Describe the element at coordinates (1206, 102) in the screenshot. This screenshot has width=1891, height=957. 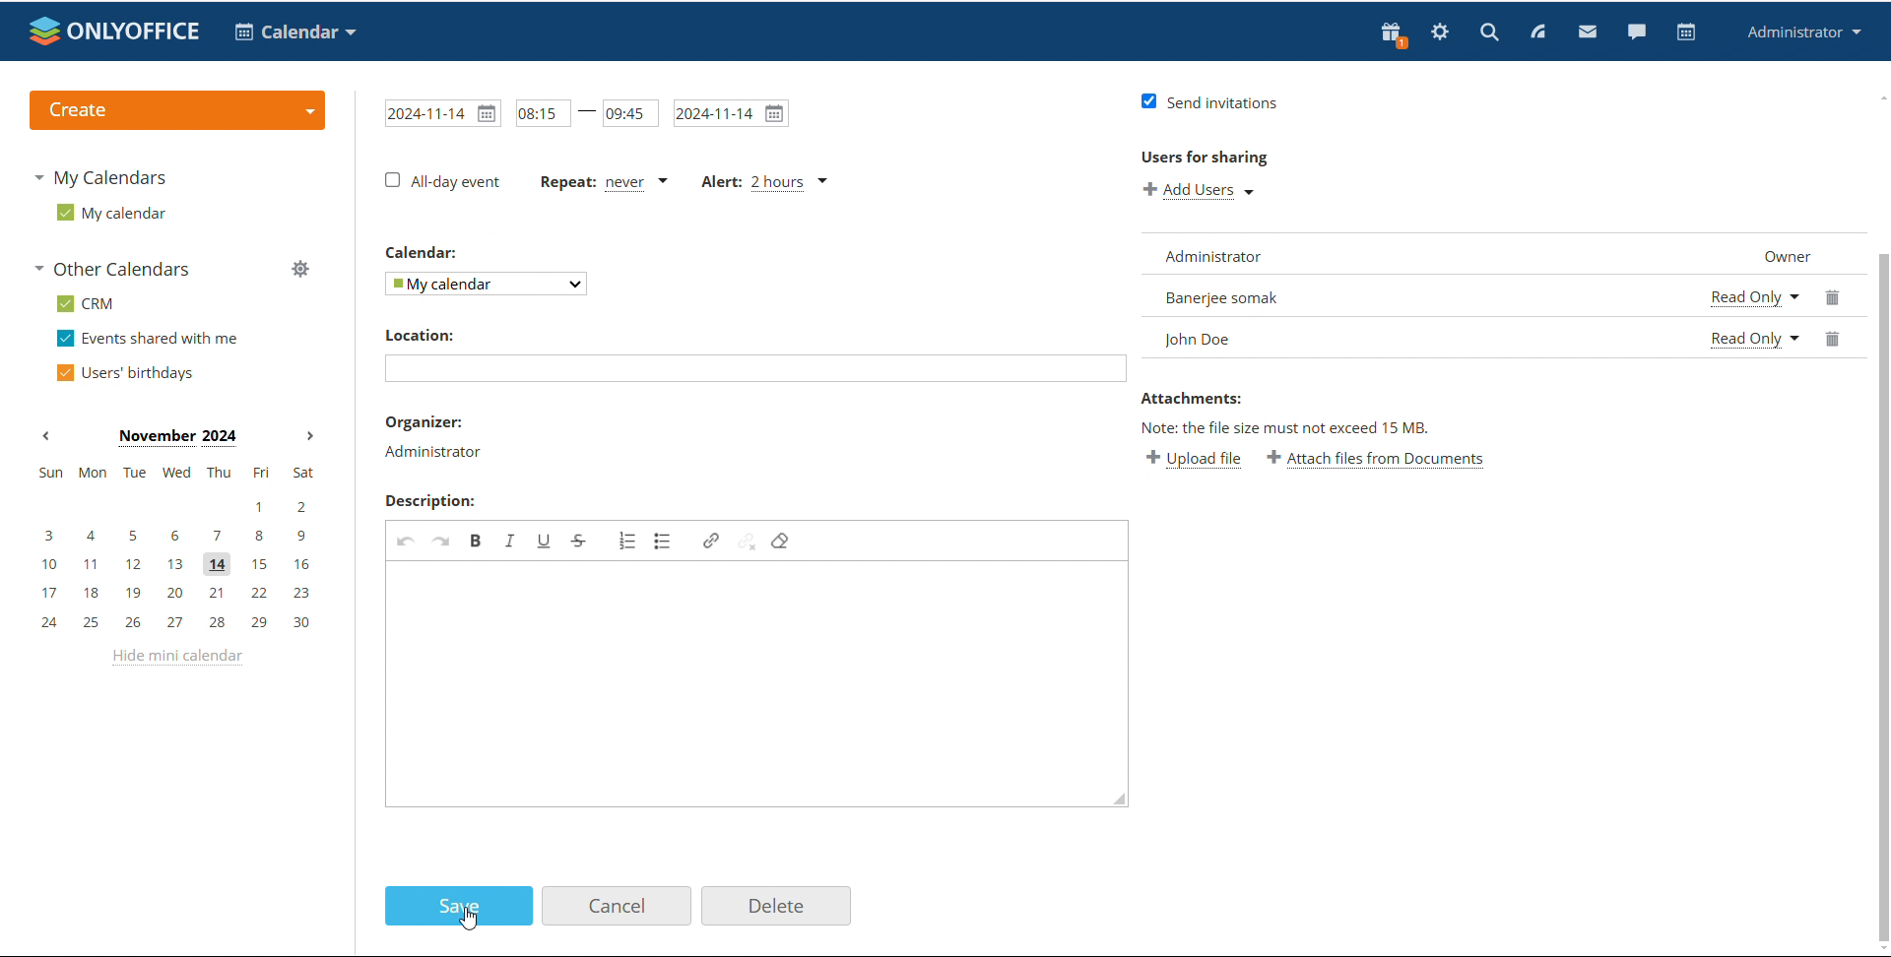
I see `send invitations` at that location.